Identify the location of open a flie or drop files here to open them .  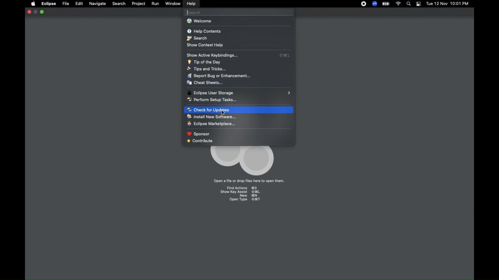
(249, 181).